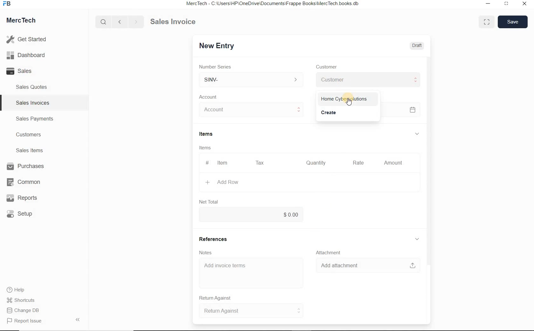 This screenshot has width=534, height=331. What do you see at coordinates (412, 110) in the screenshot?
I see `Calendar` at bounding box center [412, 110].